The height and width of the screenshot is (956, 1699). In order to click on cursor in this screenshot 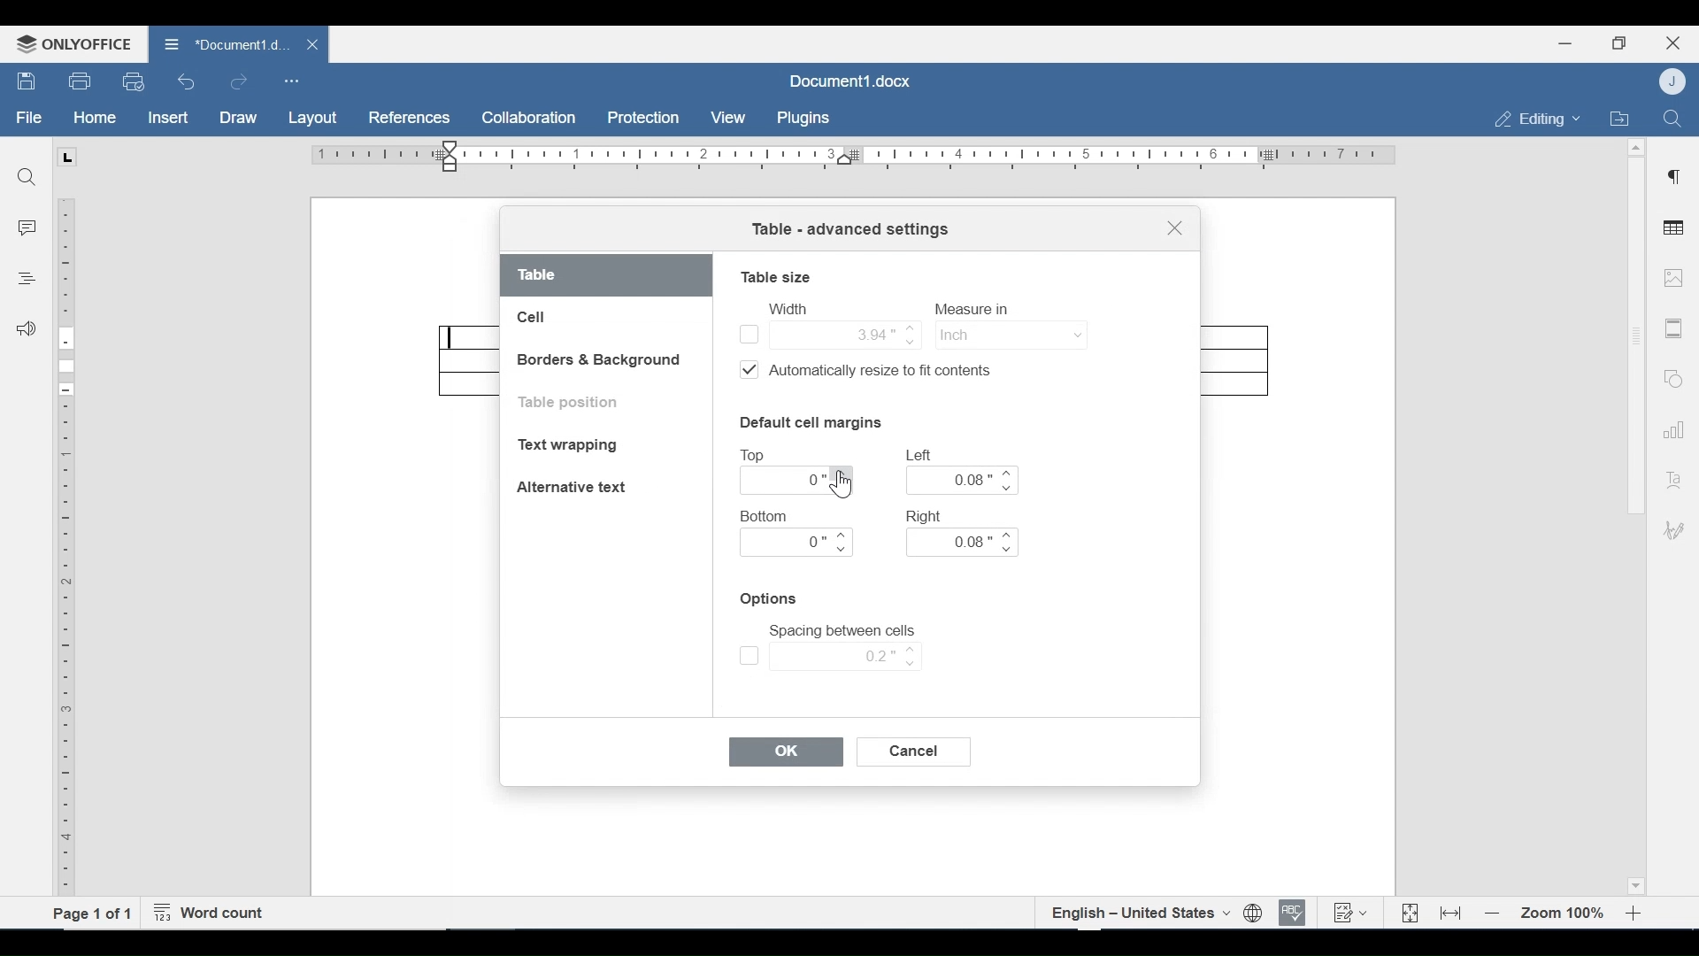, I will do `click(842, 488)`.